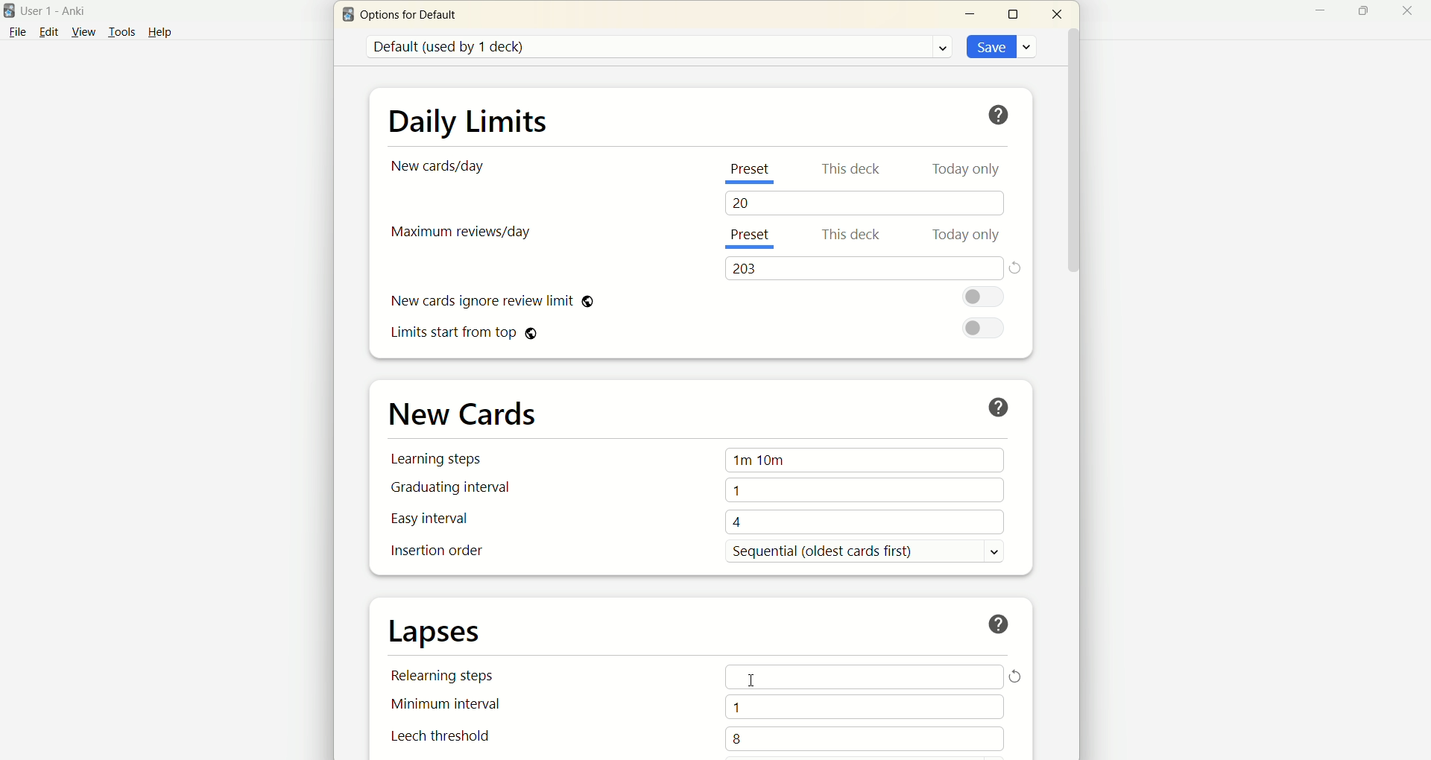 Image resolution: width=1431 pixels, height=760 pixels. What do you see at coordinates (866, 738) in the screenshot?
I see `8` at bounding box center [866, 738].